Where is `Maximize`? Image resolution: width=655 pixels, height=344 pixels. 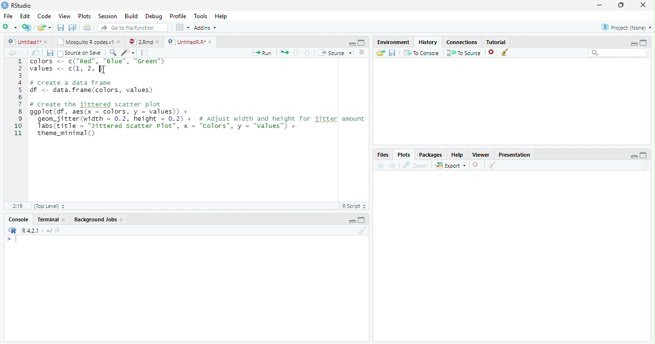 Maximize is located at coordinates (362, 219).